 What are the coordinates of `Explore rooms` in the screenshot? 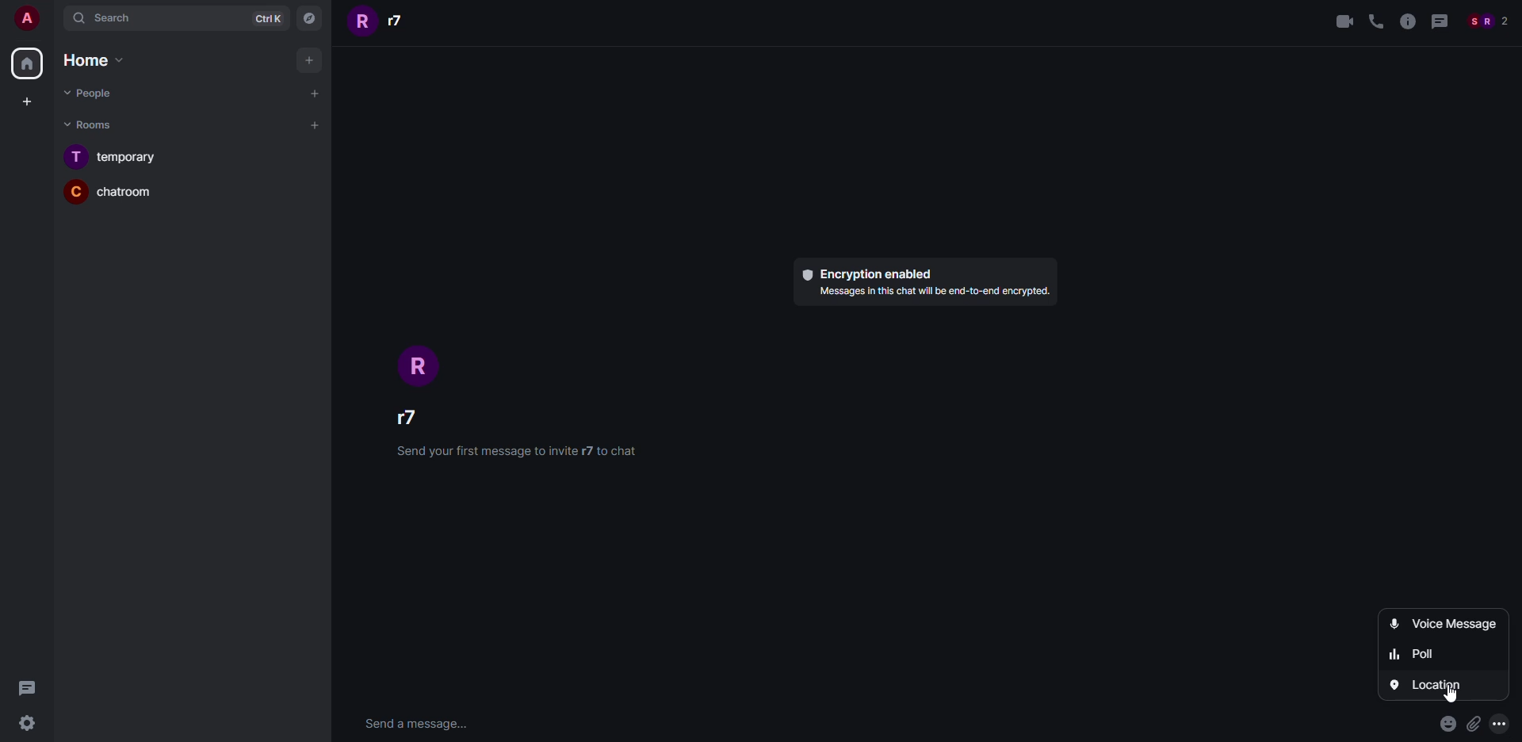 It's located at (312, 20).